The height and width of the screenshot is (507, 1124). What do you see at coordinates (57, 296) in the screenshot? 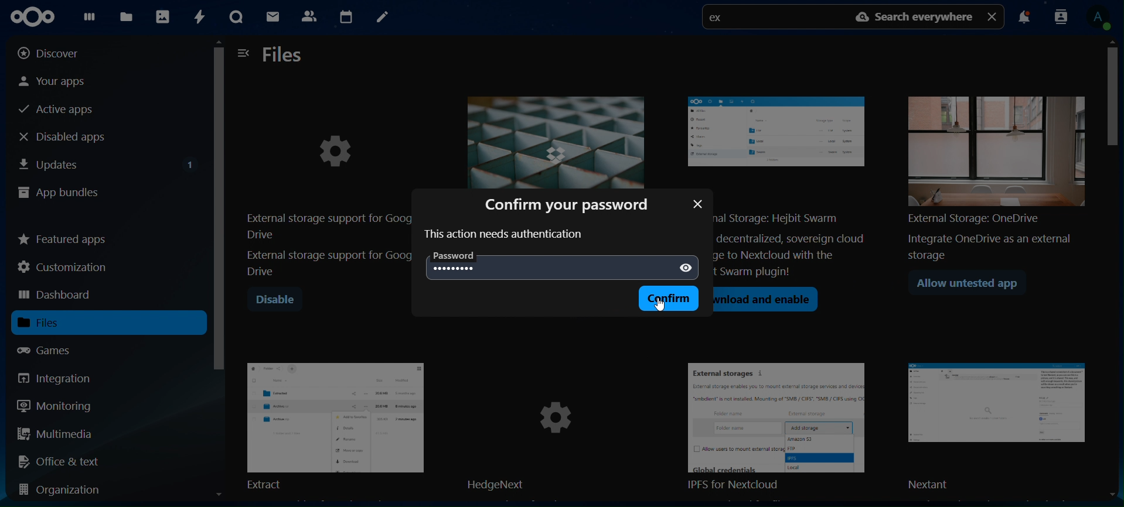
I see `dashboard` at bounding box center [57, 296].